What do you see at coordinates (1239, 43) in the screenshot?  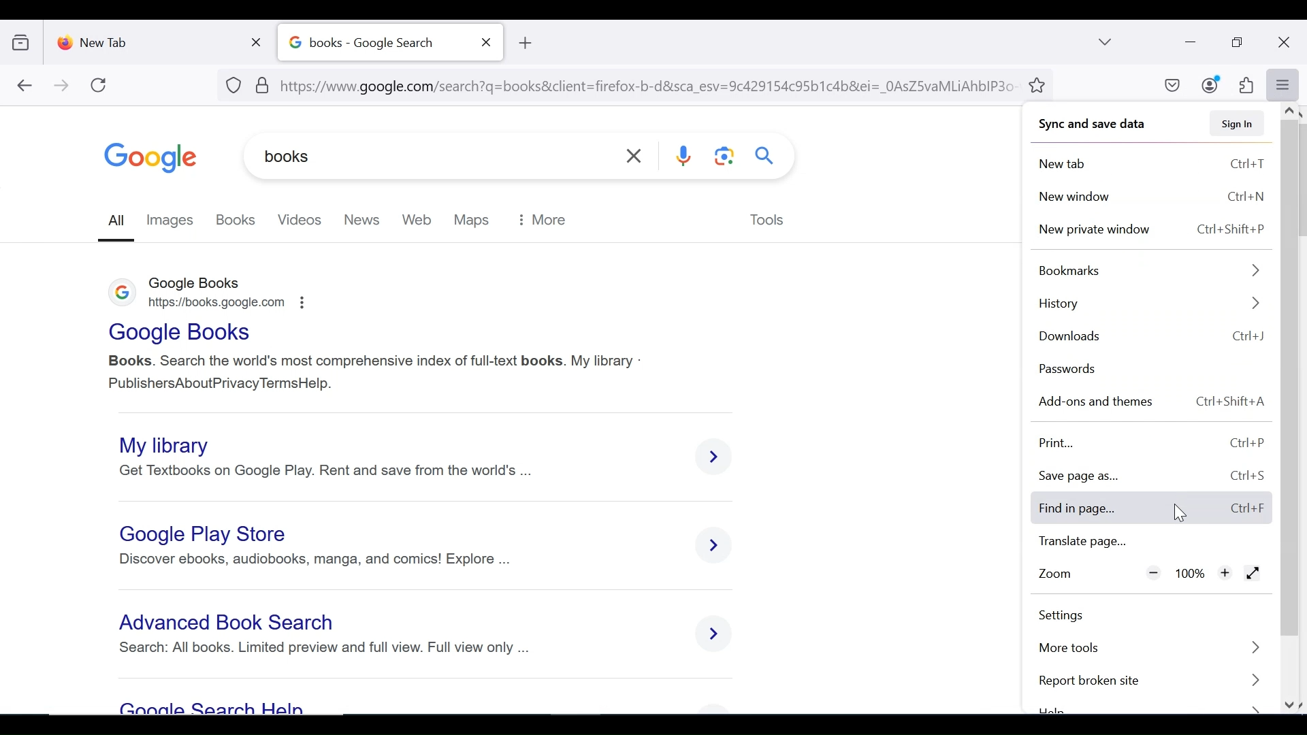 I see `restore` at bounding box center [1239, 43].